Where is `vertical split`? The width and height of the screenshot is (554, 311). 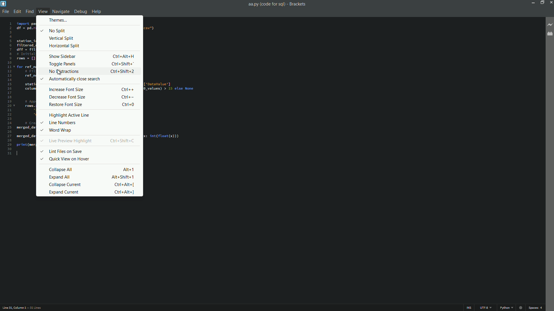 vertical split is located at coordinates (88, 38).